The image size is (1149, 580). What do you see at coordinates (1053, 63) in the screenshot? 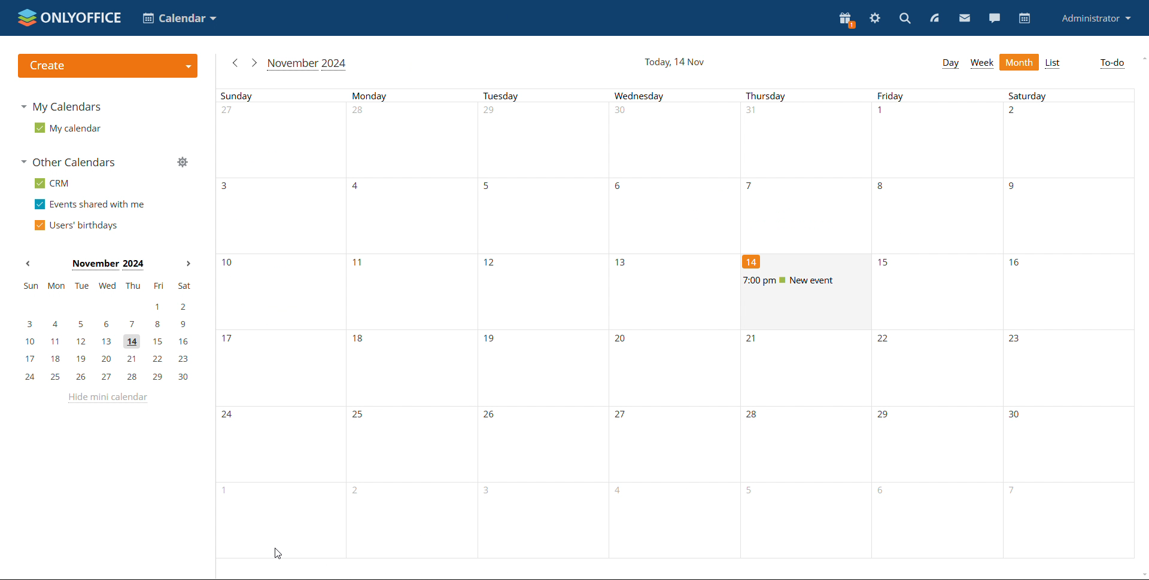
I see `list view` at bounding box center [1053, 63].